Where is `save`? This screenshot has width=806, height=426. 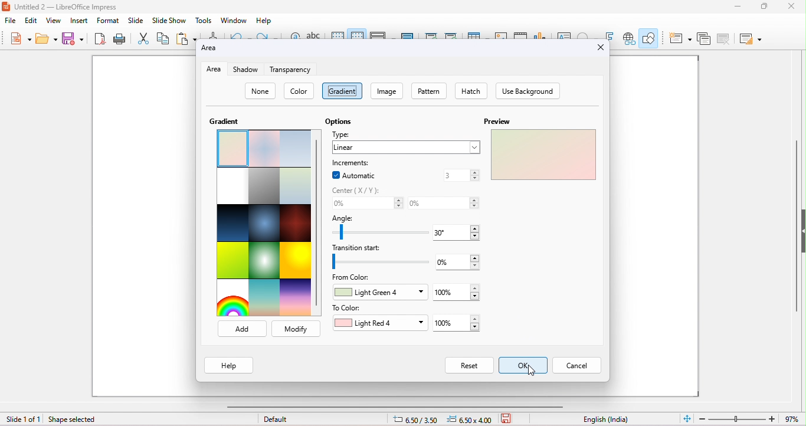 save is located at coordinates (509, 418).